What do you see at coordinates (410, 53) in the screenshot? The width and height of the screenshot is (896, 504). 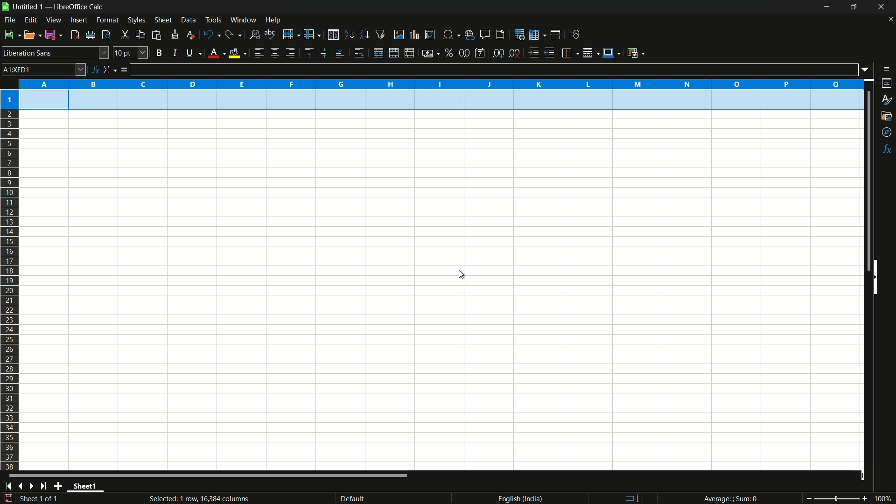 I see `unmerge cells` at bounding box center [410, 53].